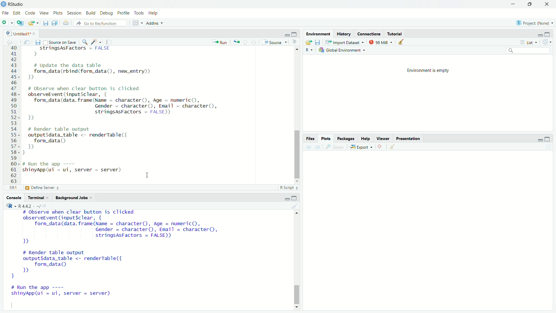 The width and height of the screenshot is (556, 313). What do you see at coordinates (93, 198) in the screenshot?
I see `close` at bounding box center [93, 198].